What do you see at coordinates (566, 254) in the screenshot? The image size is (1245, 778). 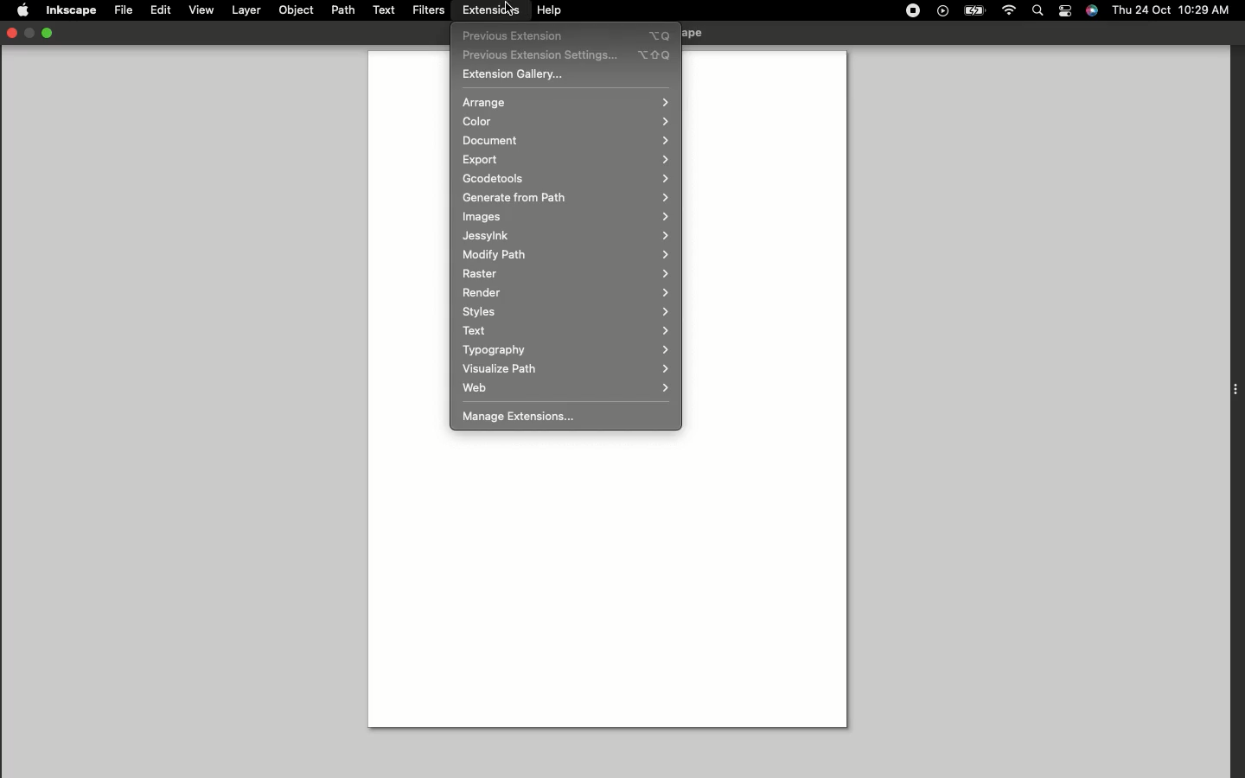 I see `Modify path ` at bounding box center [566, 254].